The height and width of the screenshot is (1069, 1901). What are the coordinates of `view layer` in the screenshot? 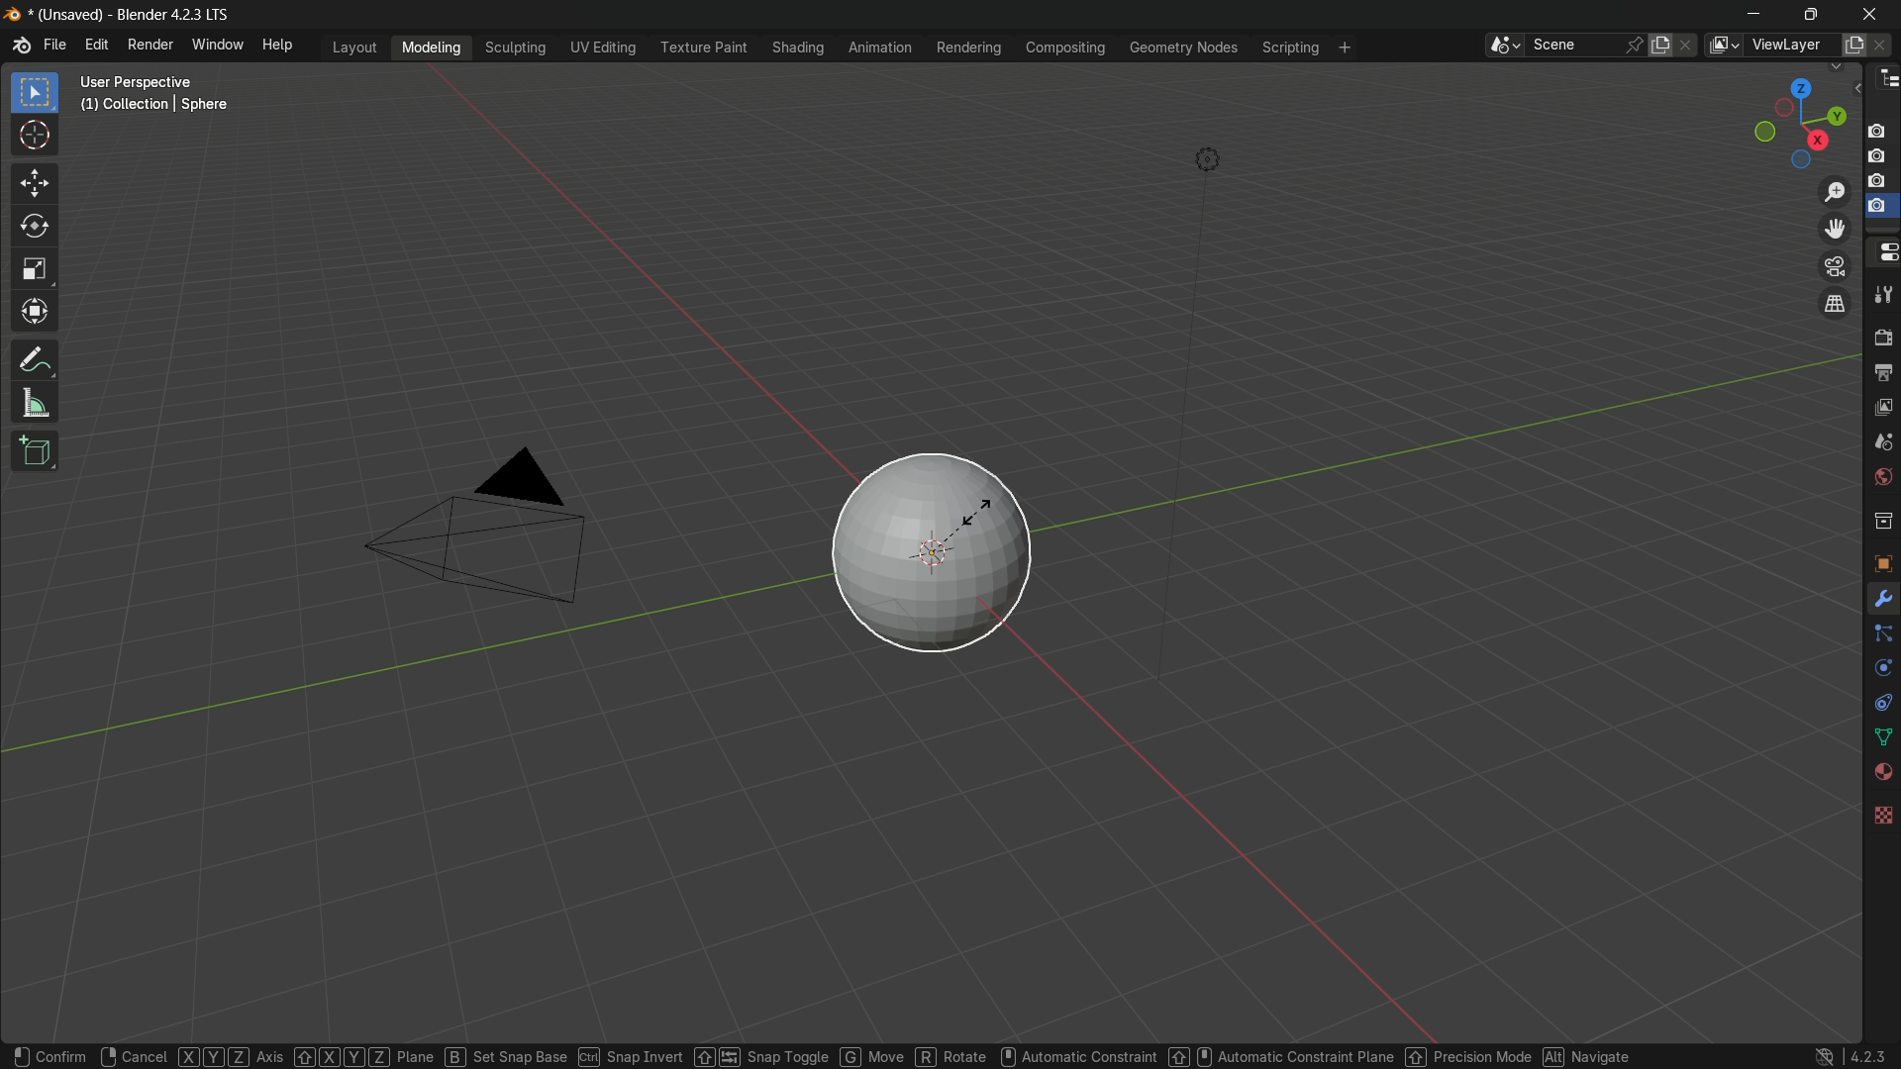 It's located at (1881, 409).